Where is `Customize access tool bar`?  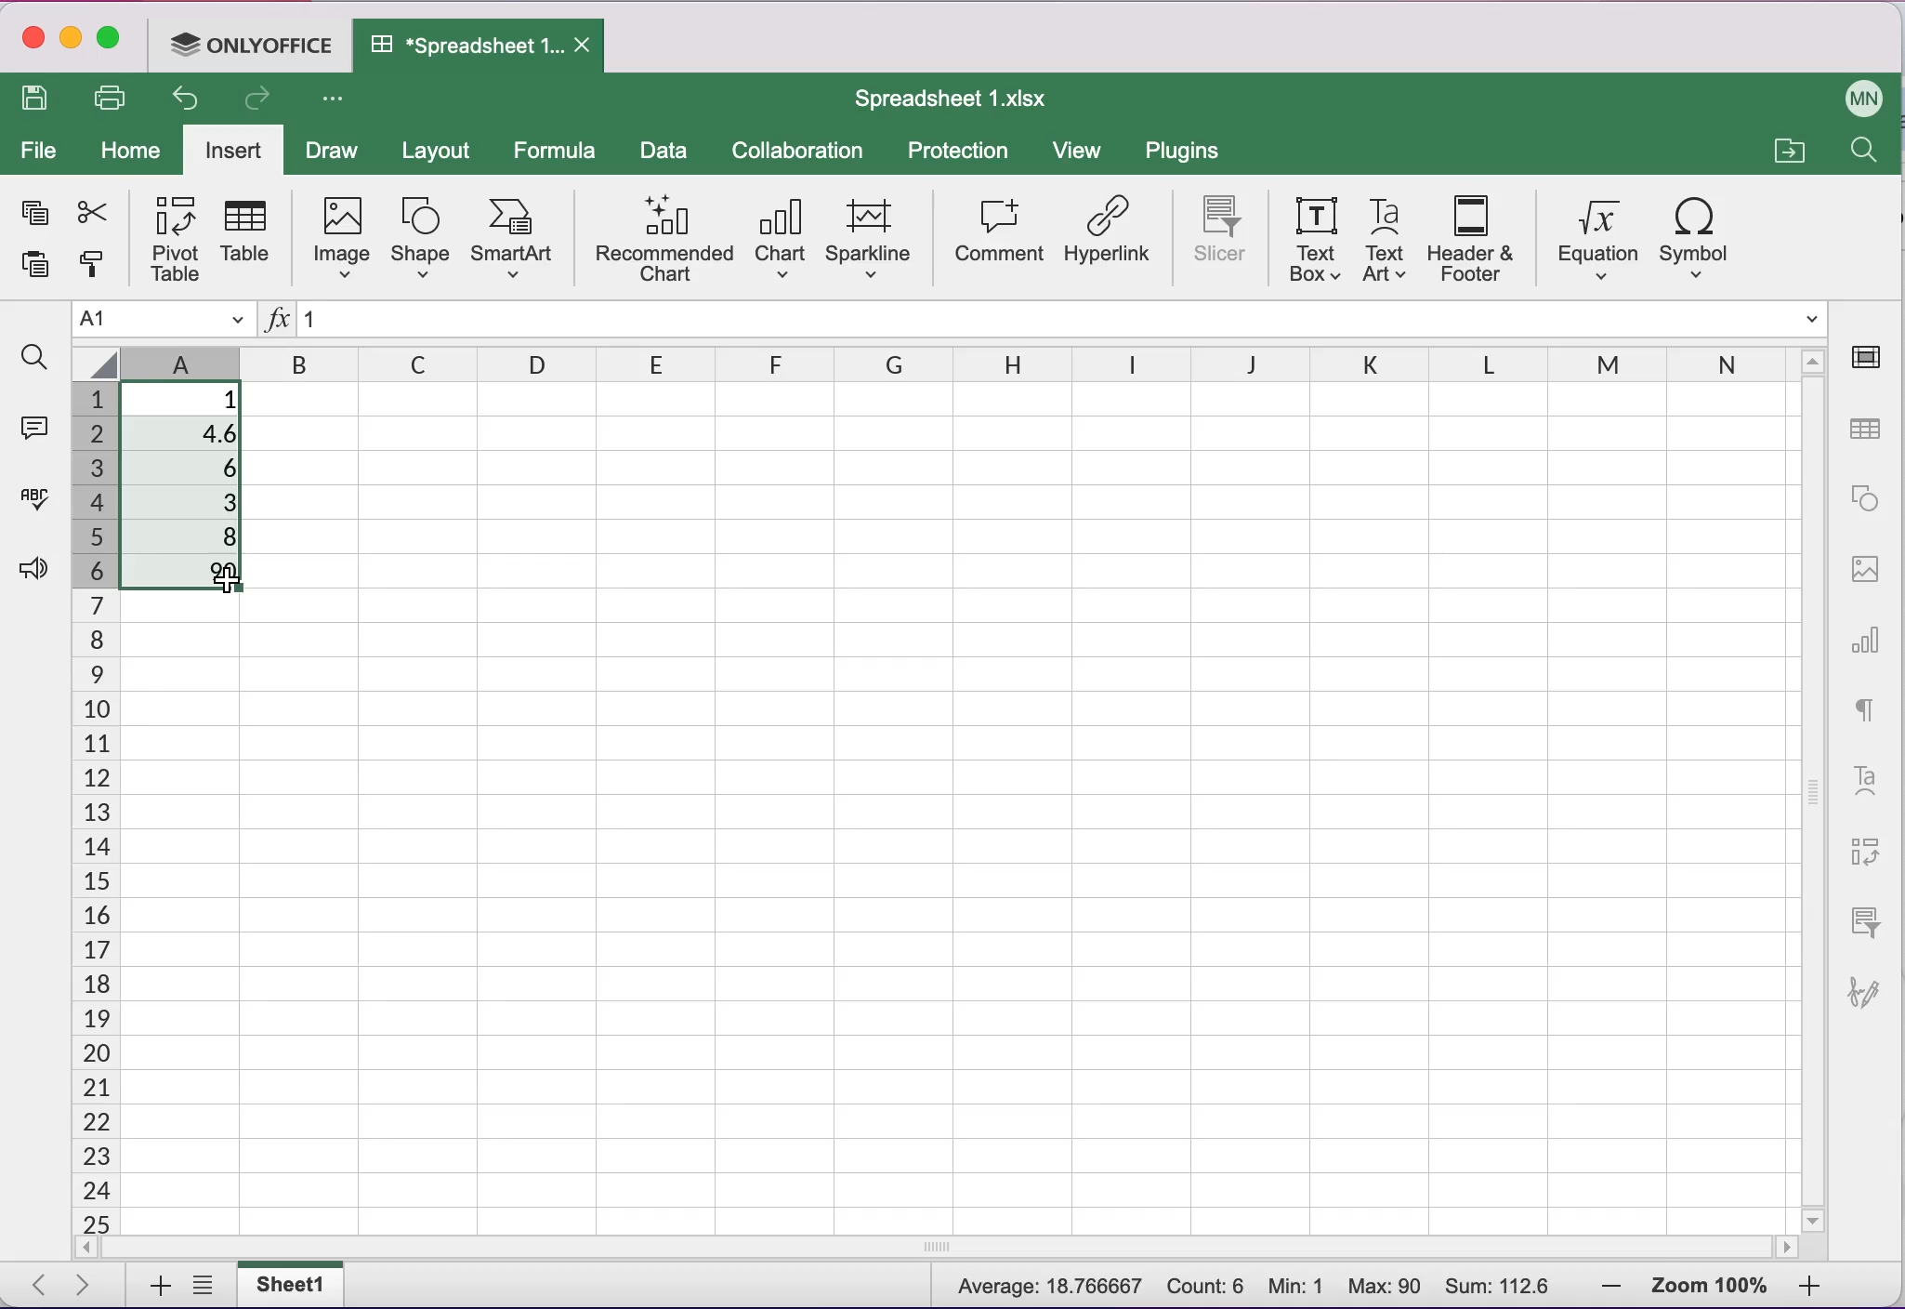 Customize access tool bar is located at coordinates (334, 98).